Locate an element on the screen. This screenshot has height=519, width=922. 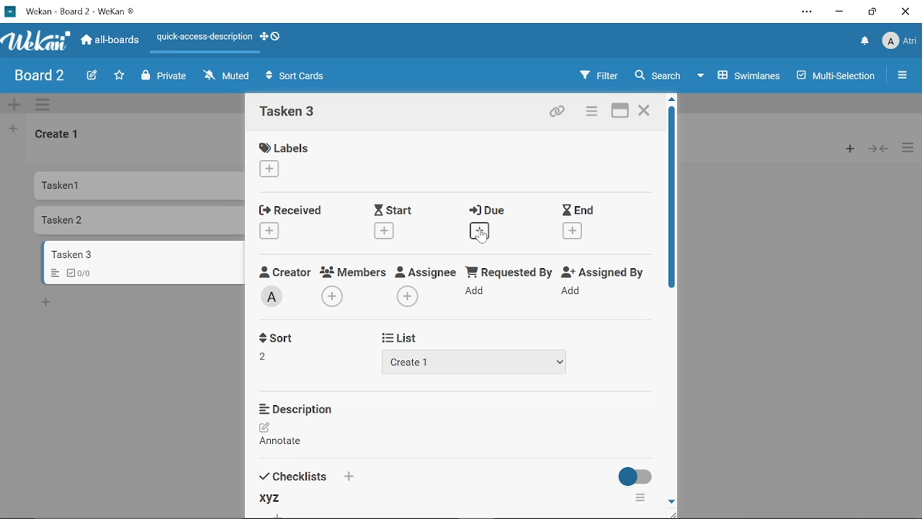
Description is located at coordinates (297, 409).